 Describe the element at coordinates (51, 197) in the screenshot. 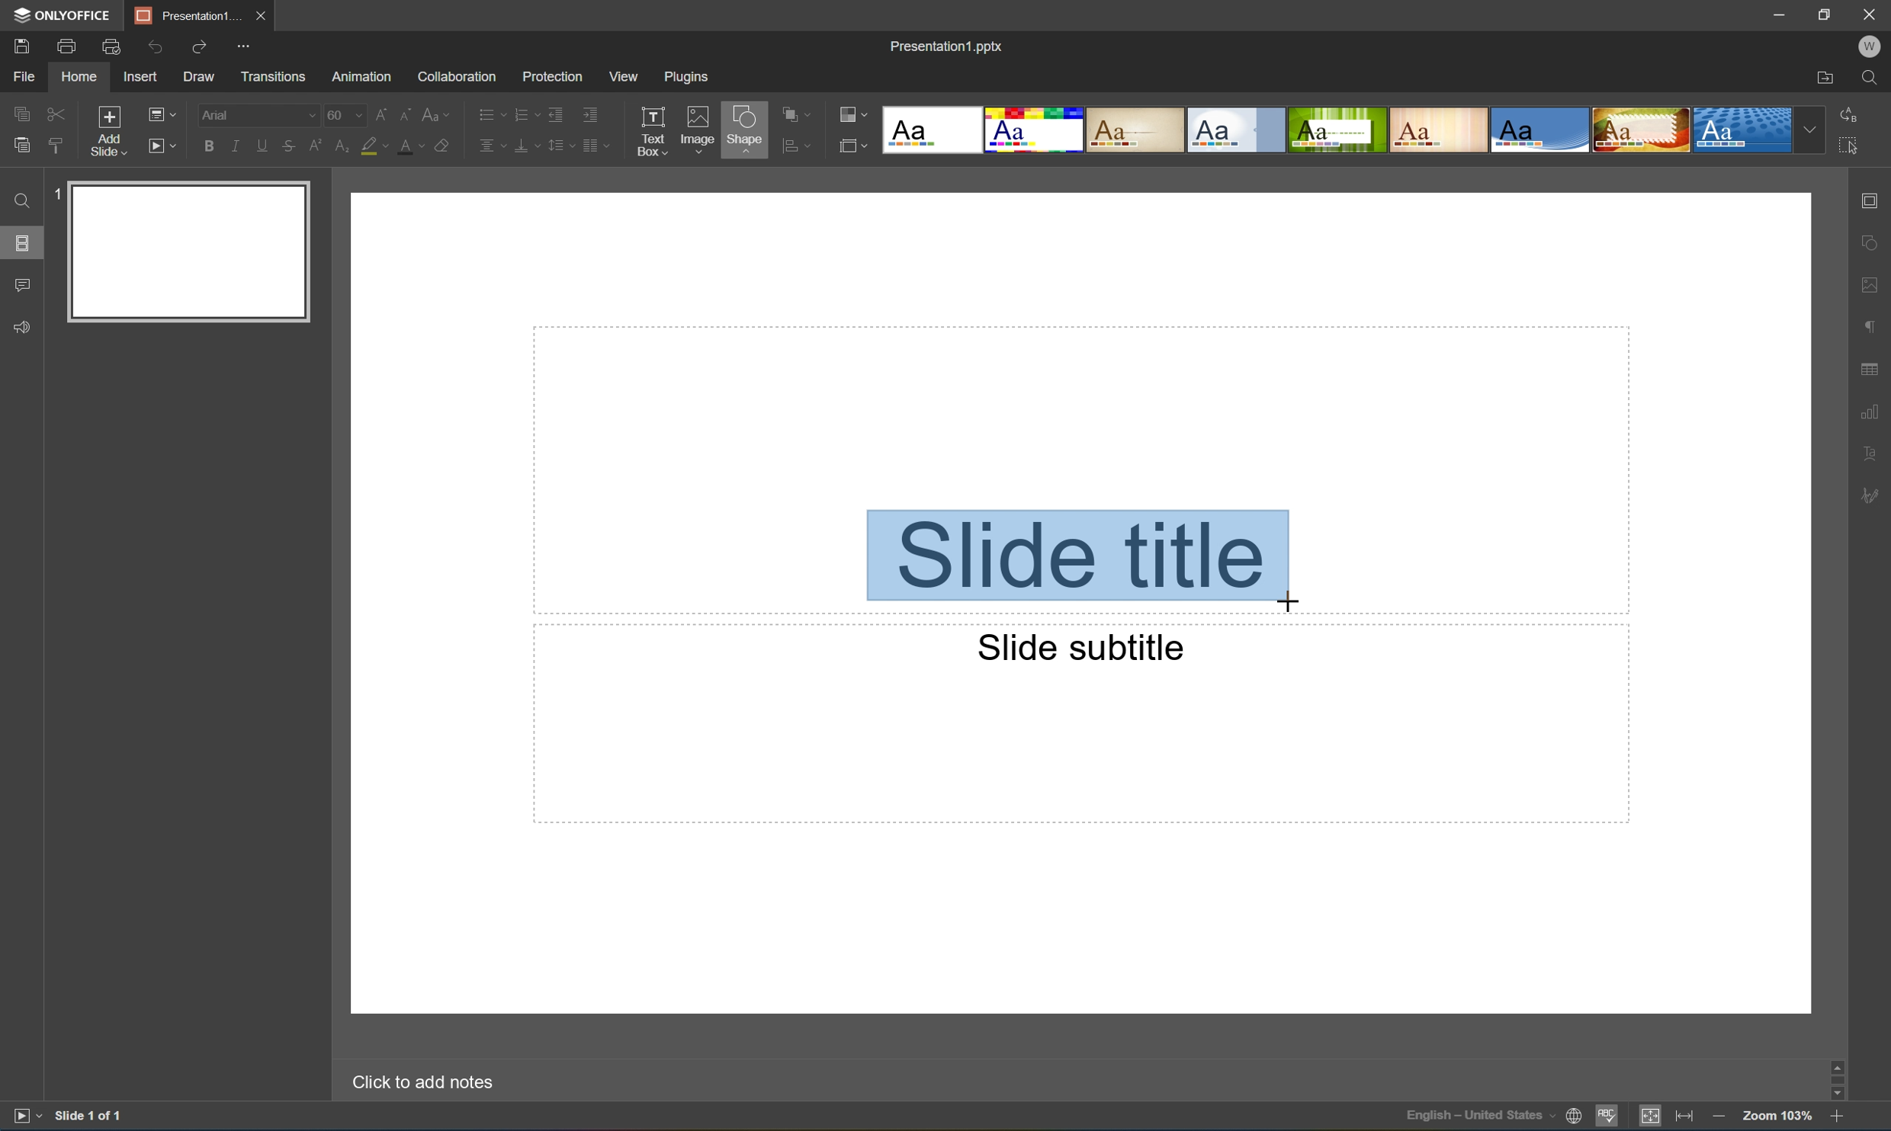

I see `1` at that location.